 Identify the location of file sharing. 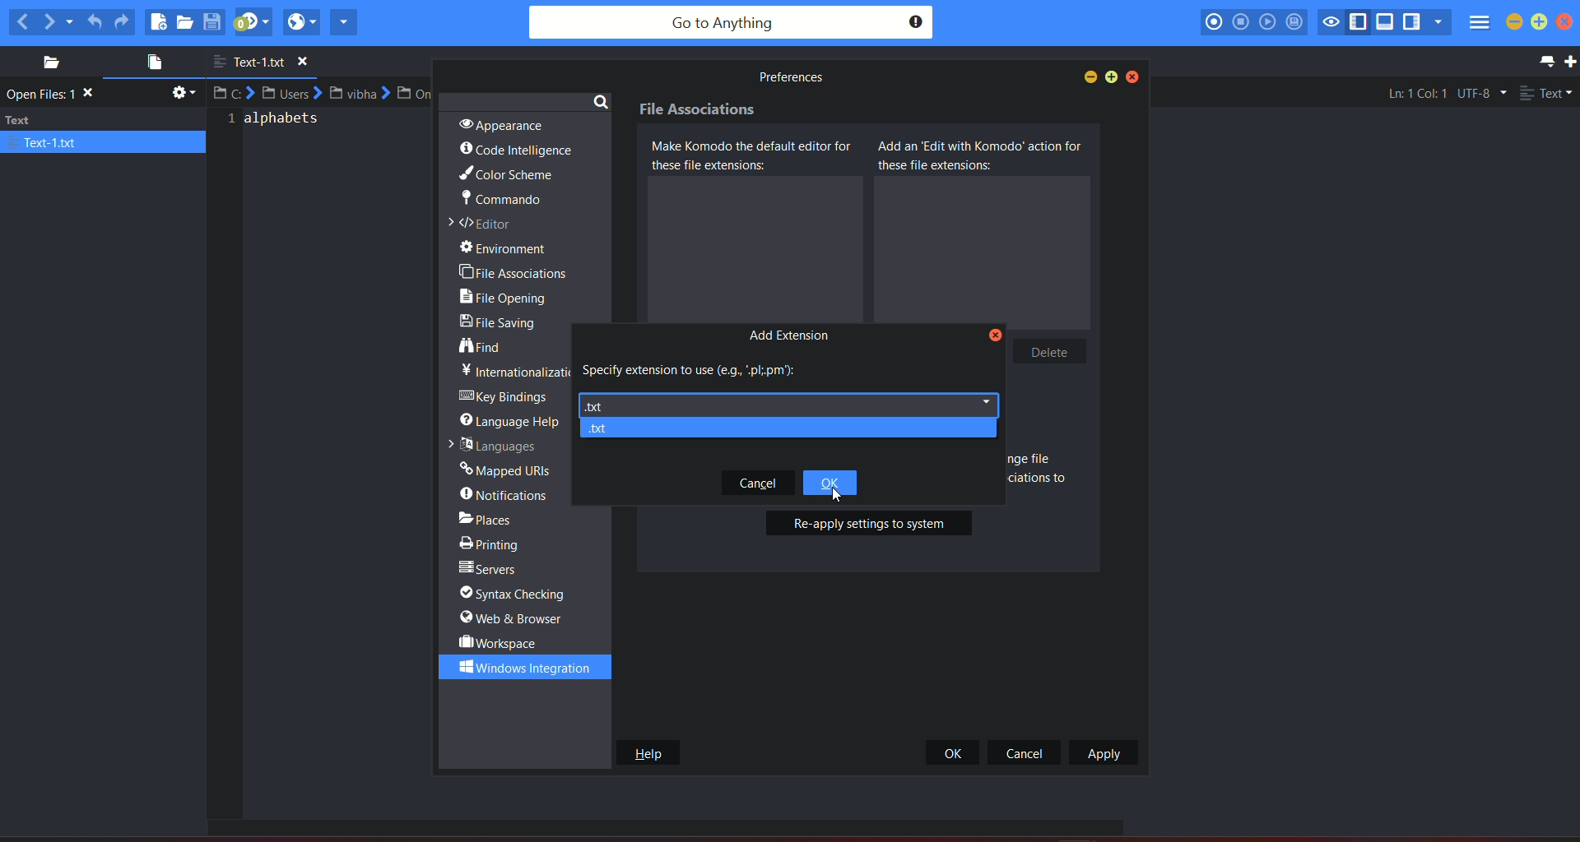
(504, 325).